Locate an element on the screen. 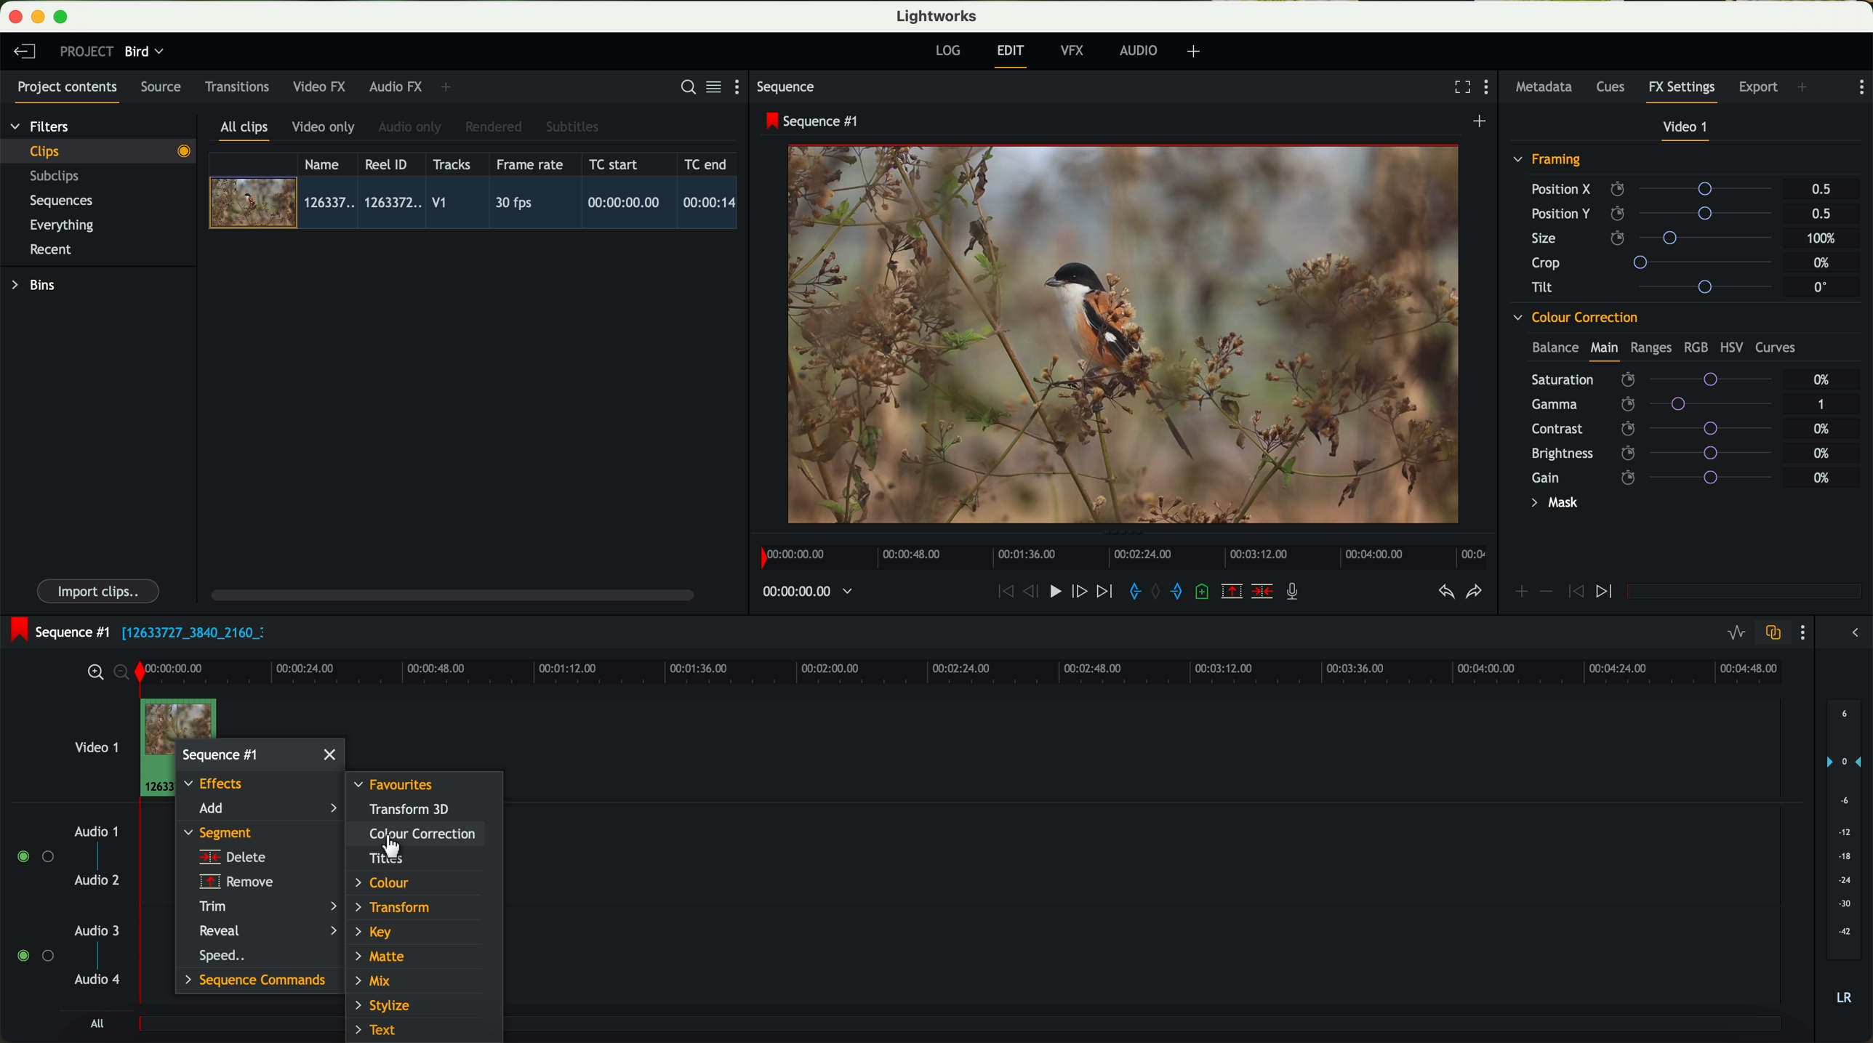  trim is located at coordinates (268, 906).